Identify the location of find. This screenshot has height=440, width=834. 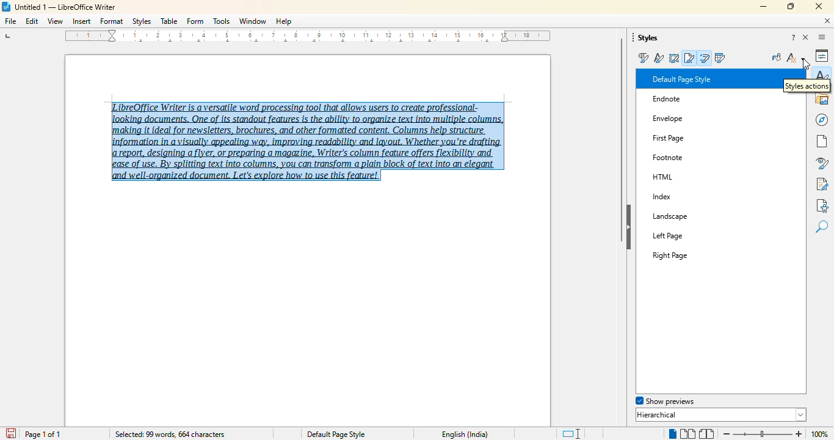
(822, 227).